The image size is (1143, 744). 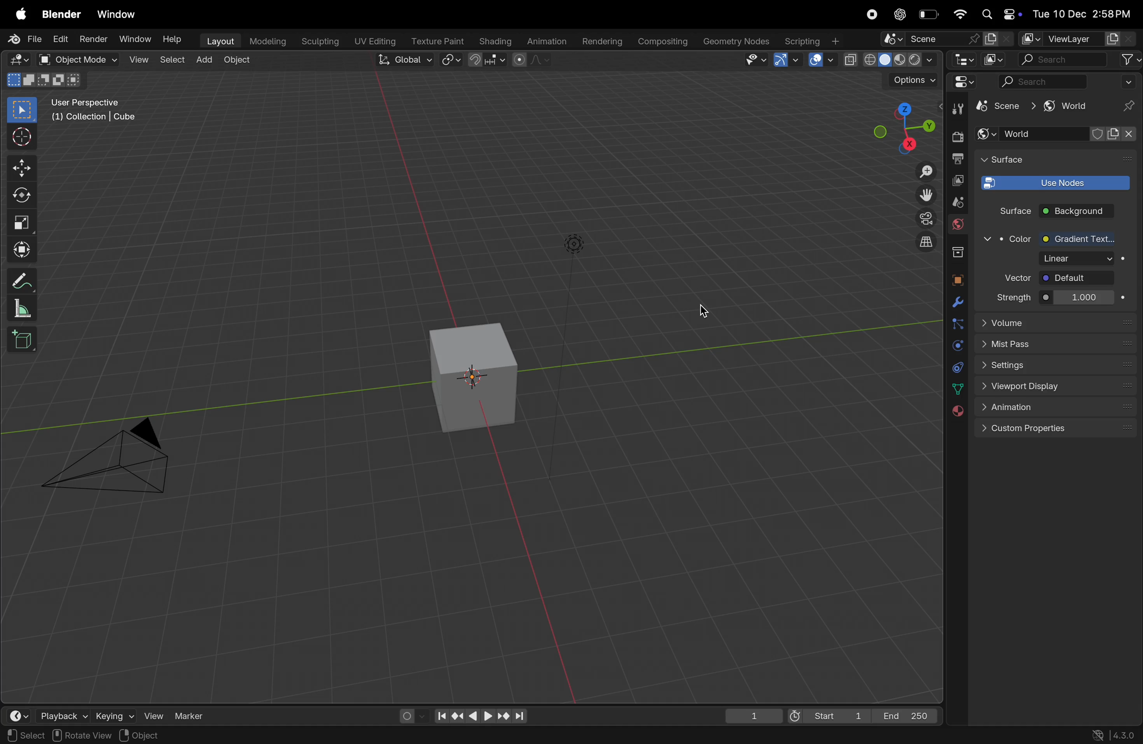 What do you see at coordinates (23, 249) in the screenshot?
I see `Transform` at bounding box center [23, 249].